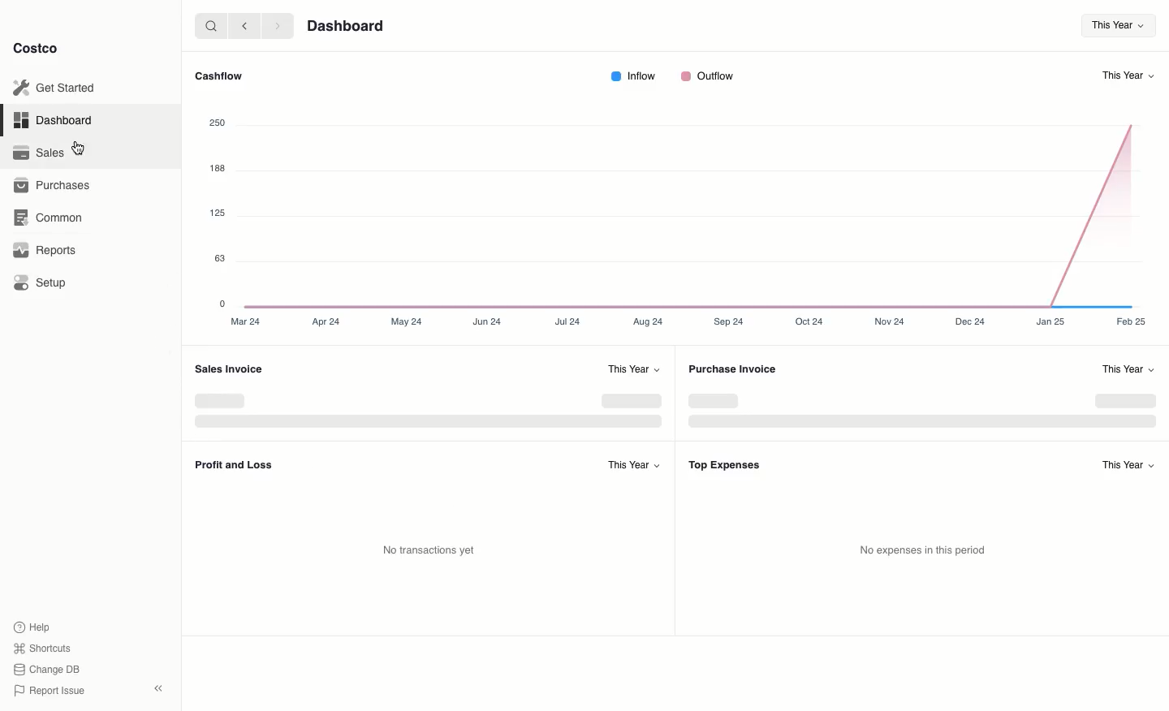 The height and width of the screenshot is (711, 1169). Describe the element at coordinates (632, 463) in the screenshot. I see `This Year` at that location.